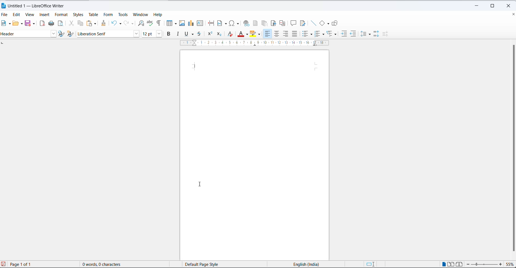 Image resolution: width=516 pixels, height=268 pixels. I want to click on Show draw functions, so click(336, 23).